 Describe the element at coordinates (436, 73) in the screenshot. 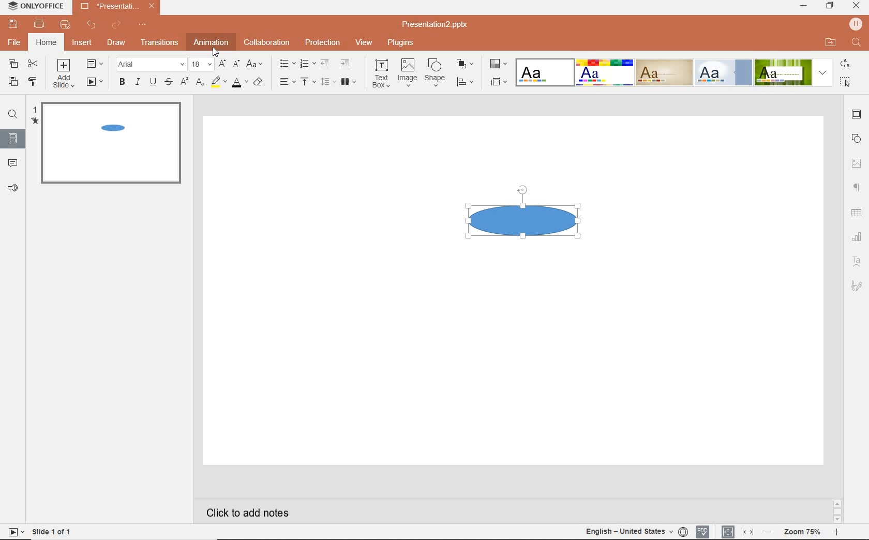

I see `shape` at that location.